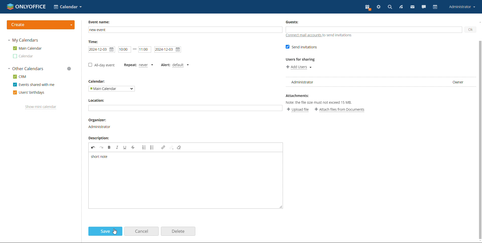  Describe the element at coordinates (163, 148) in the screenshot. I see `link` at that location.